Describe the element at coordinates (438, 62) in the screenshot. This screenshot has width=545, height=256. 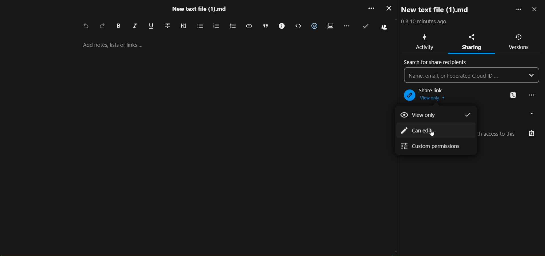
I see `search for share recipients` at that location.